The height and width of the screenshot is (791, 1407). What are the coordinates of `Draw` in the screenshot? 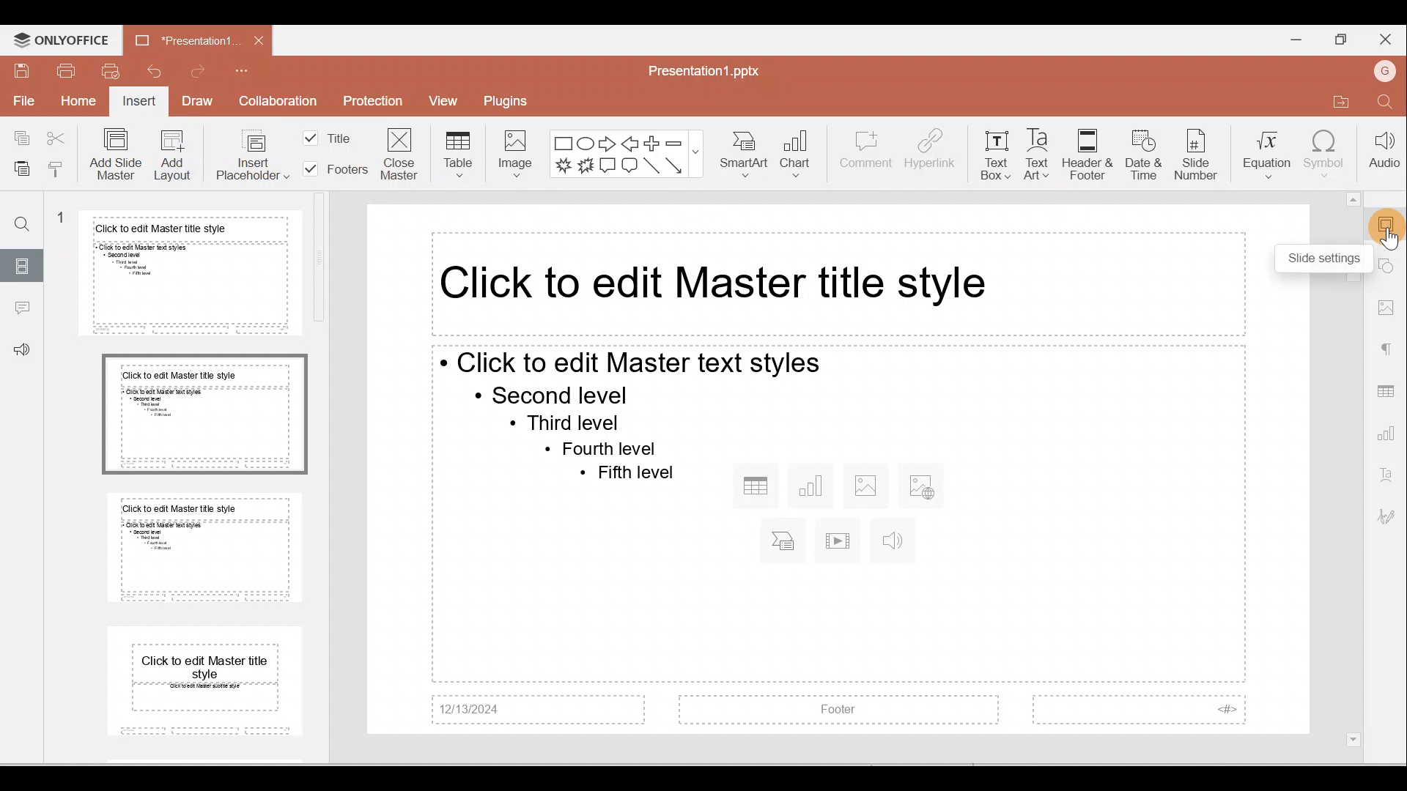 It's located at (199, 103).